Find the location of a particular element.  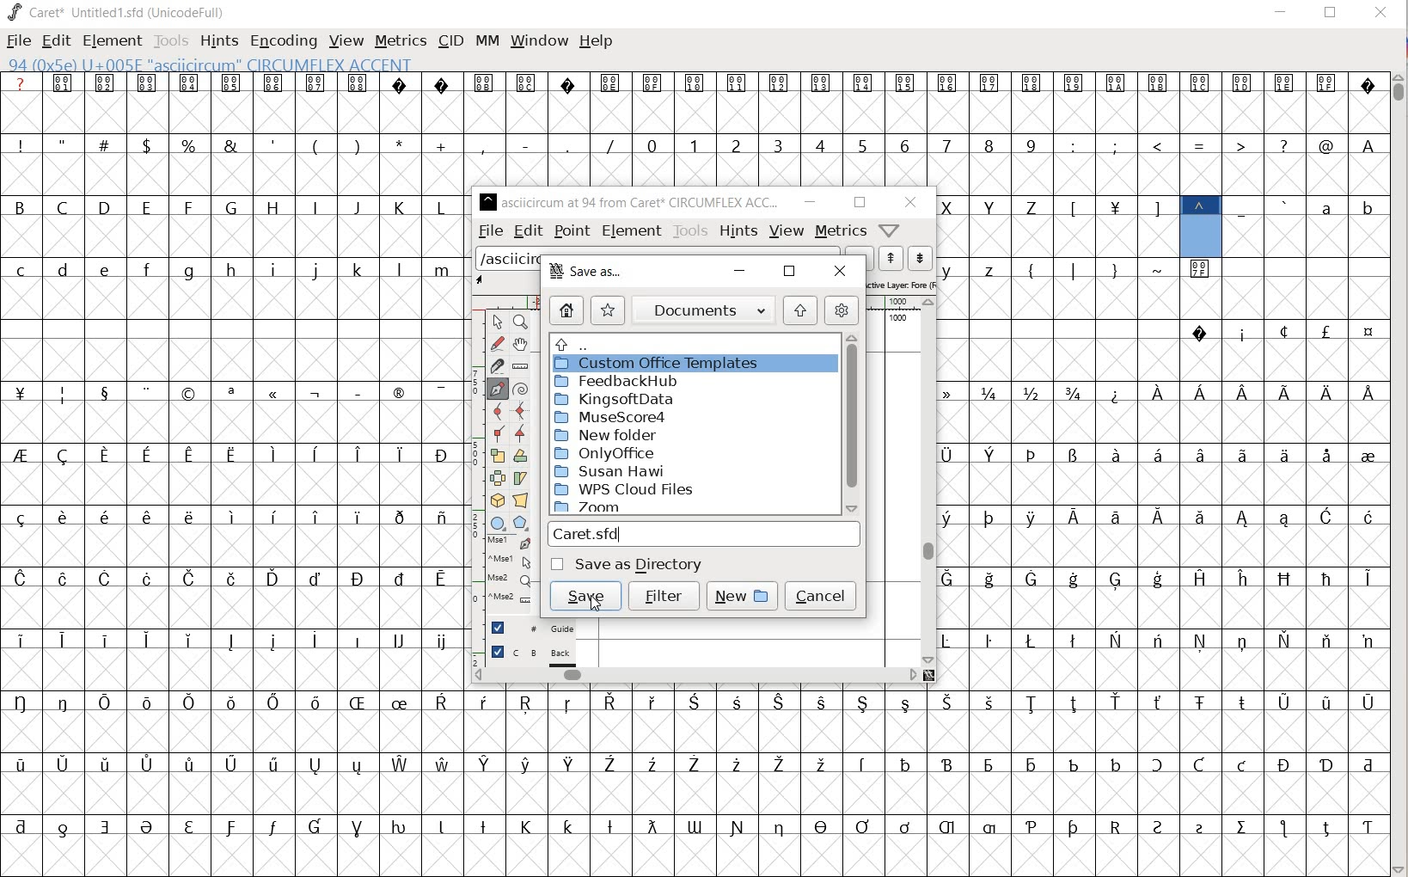

Feedback Hub is located at coordinates (617, 382).